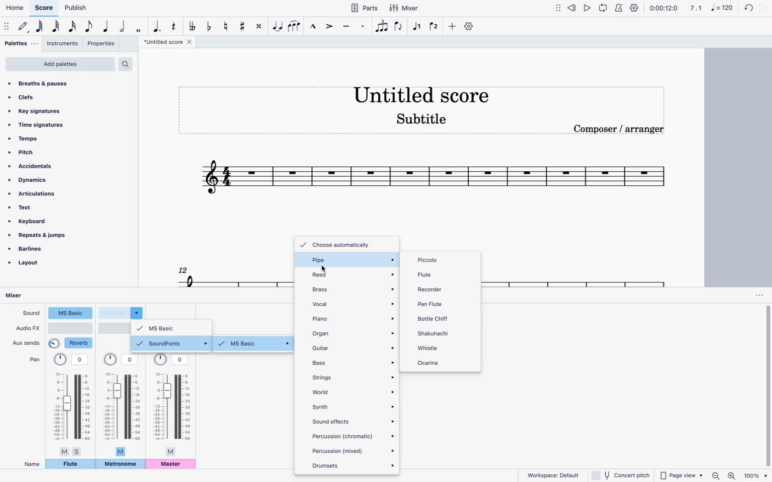  What do you see at coordinates (140, 28) in the screenshot?
I see `full note` at bounding box center [140, 28].